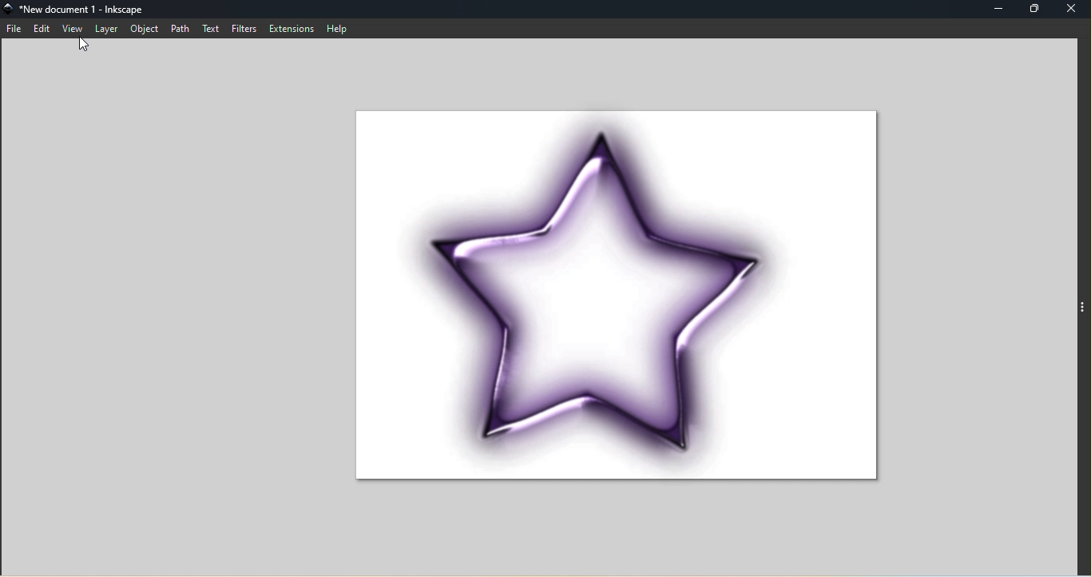 The height and width of the screenshot is (577, 1091). What do you see at coordinates (994, 9) in the screenshot?
I see `Minimize` at bounding box center [994, 9].